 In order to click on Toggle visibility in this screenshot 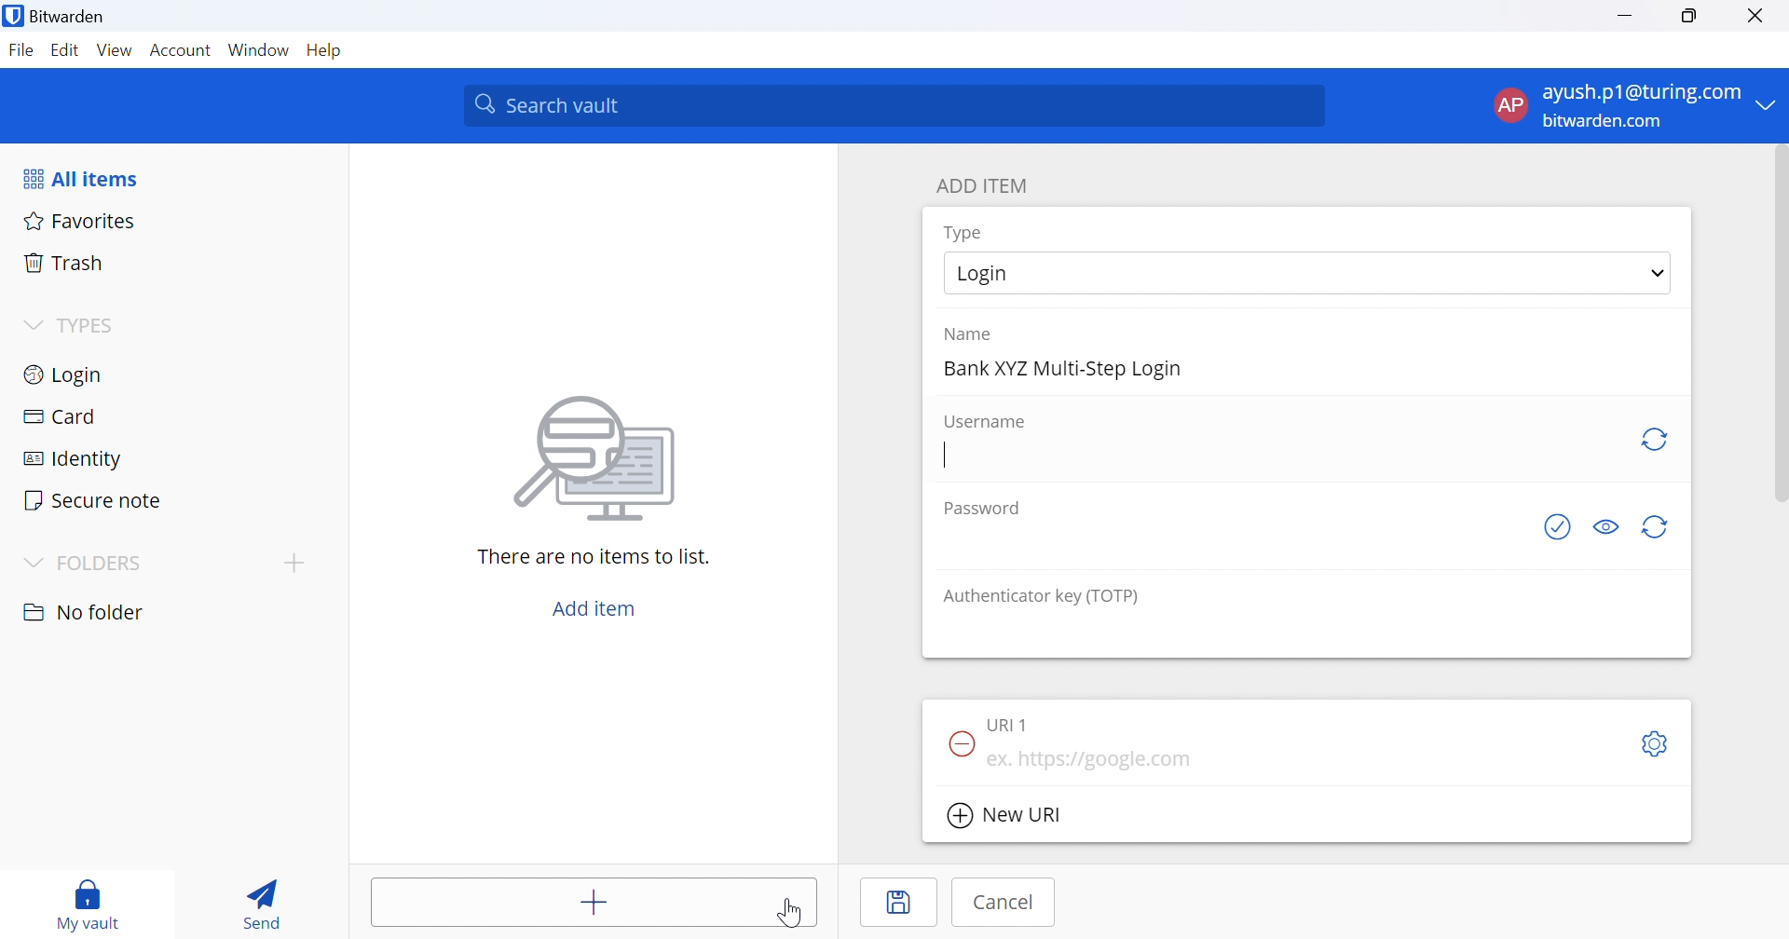, I will do `click(1605, 527)`.